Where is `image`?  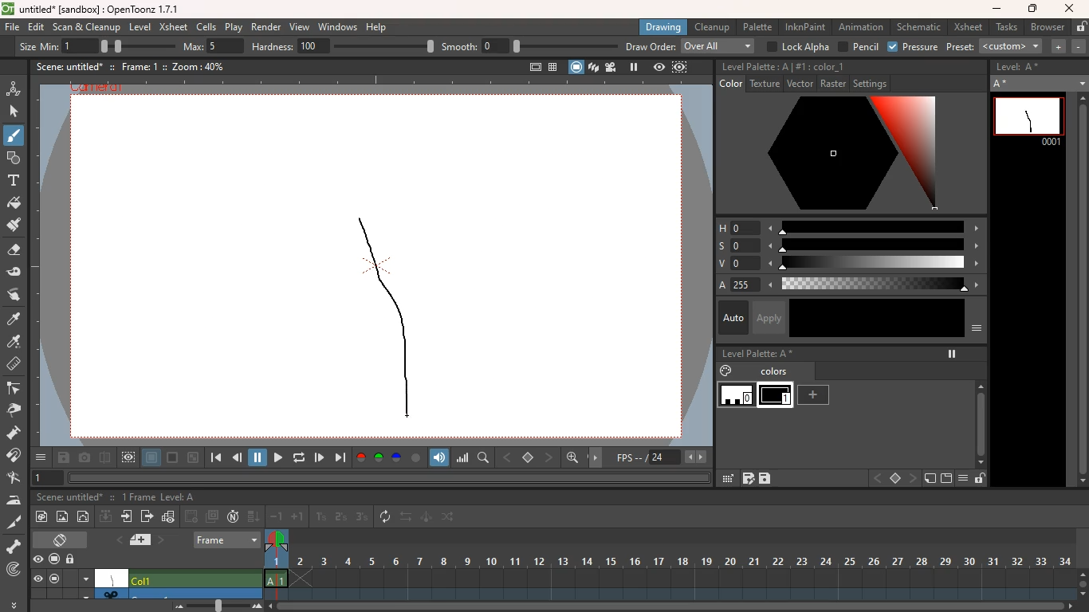
image is located at coordinates (63, 516).